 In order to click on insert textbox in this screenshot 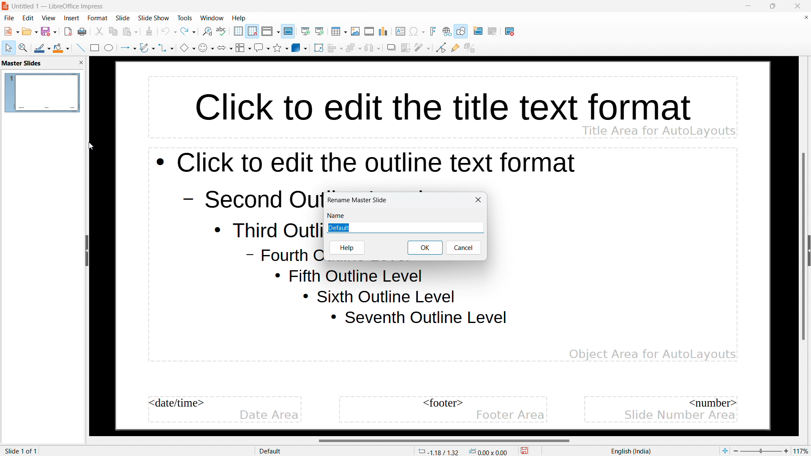, I will do `click(401, 31)`.